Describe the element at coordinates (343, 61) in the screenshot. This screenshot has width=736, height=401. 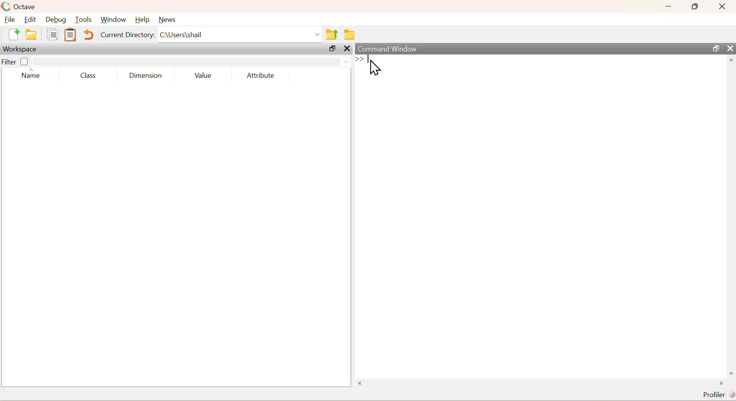
I see `Dropdown` at that location.